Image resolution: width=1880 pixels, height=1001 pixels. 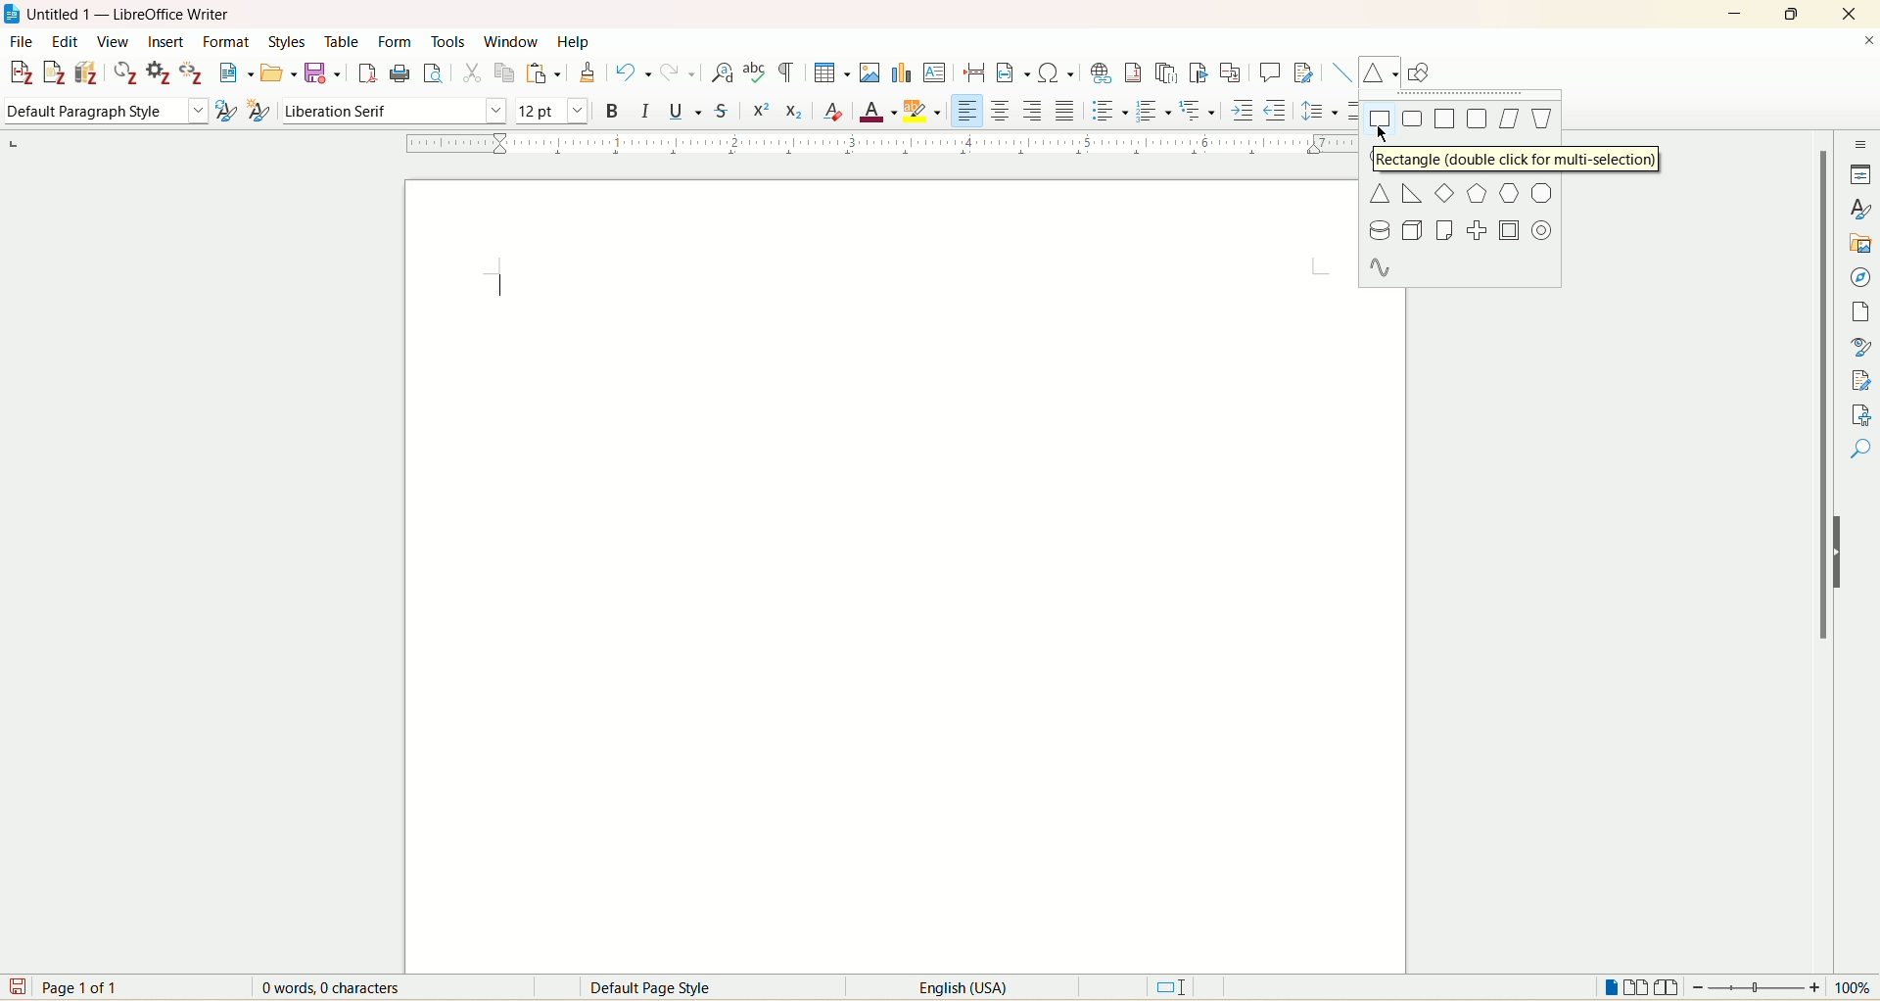 What do you see at coordinates (832, 71) in the screenshot?
I see `insert table` at bounding box center [832, 71].